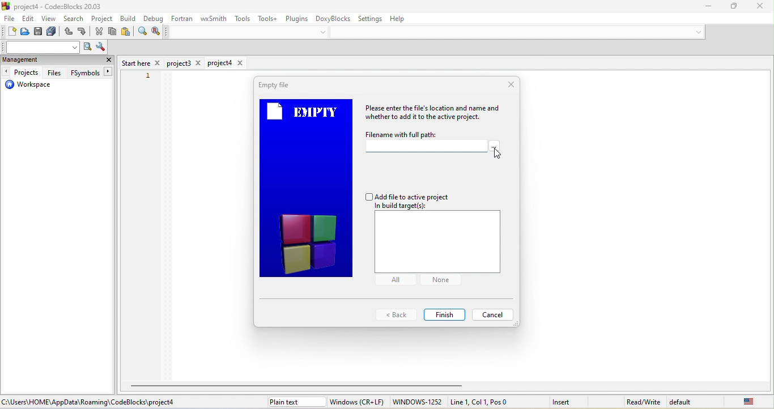 This screenshot has height=409, width=774. What do you see at coordinates (22, 73) in the screenshot?
I see `projects` at bounding box center [22, 73].